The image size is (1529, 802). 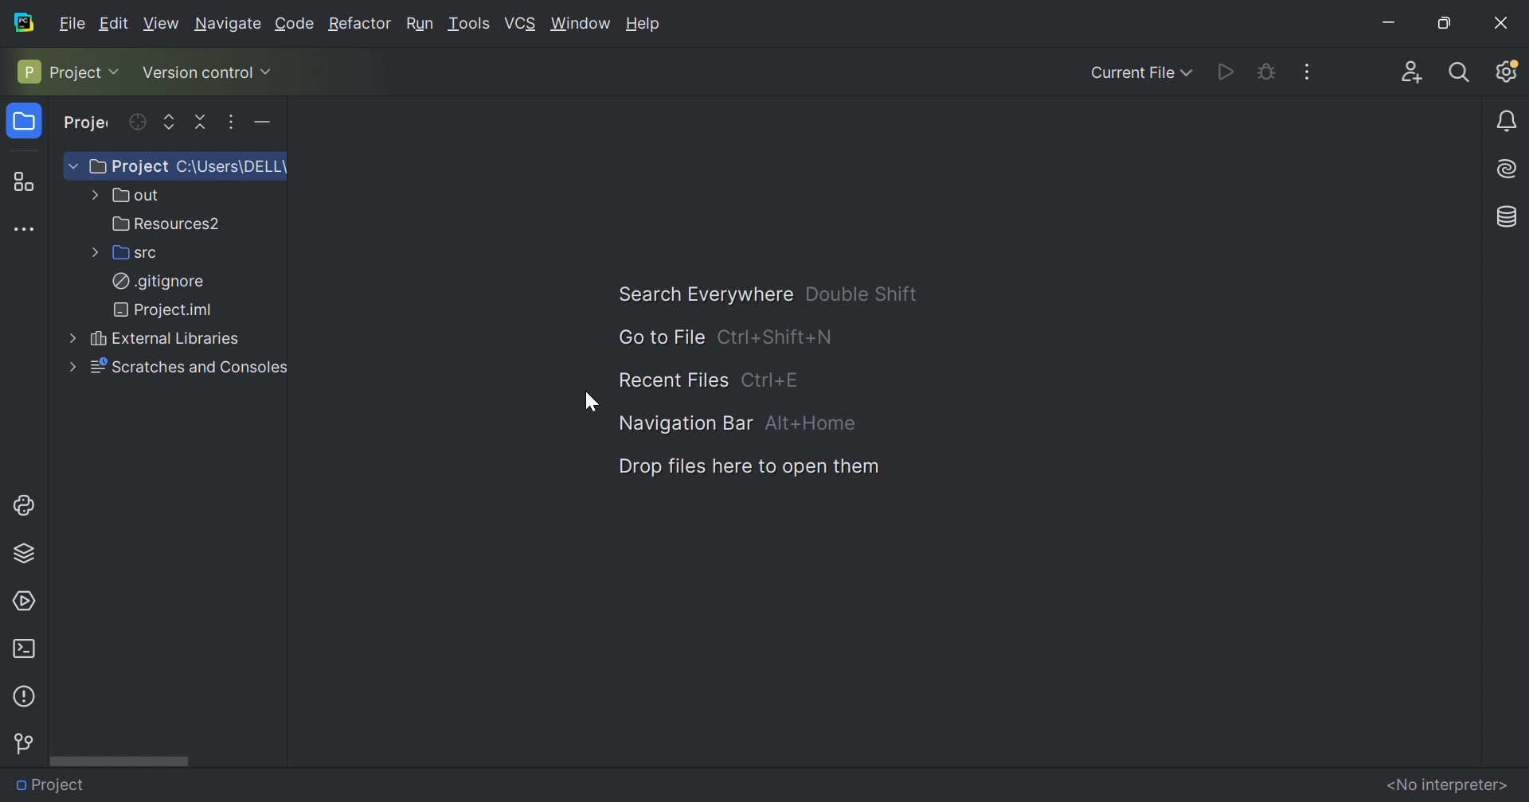 I want to click on More, so click(x=92, y=253).